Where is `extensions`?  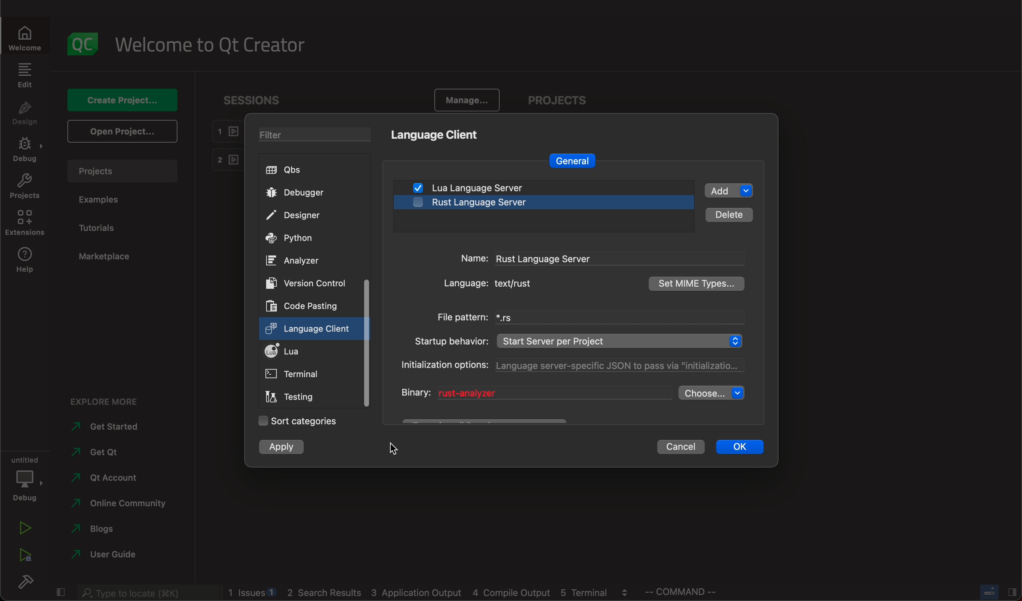 extensions is located at coordinates (25, 223).